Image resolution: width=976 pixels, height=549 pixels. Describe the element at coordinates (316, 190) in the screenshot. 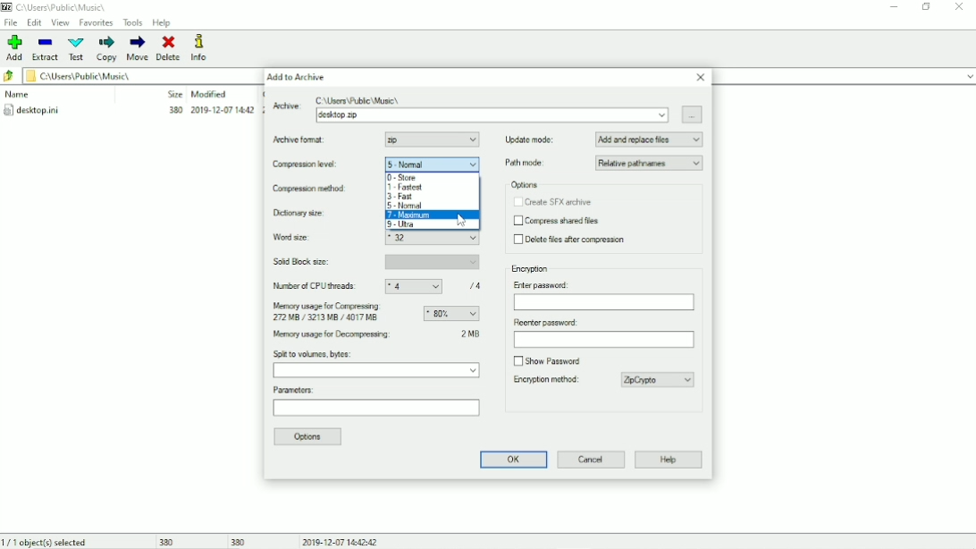

I see `Compression method` at that location.